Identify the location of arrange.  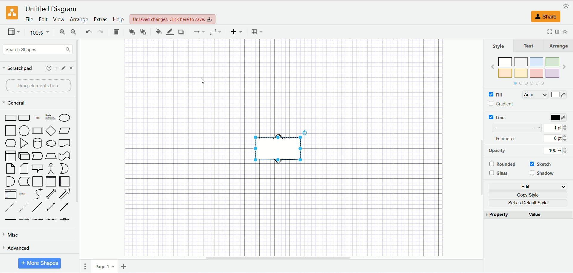
(79, 20).